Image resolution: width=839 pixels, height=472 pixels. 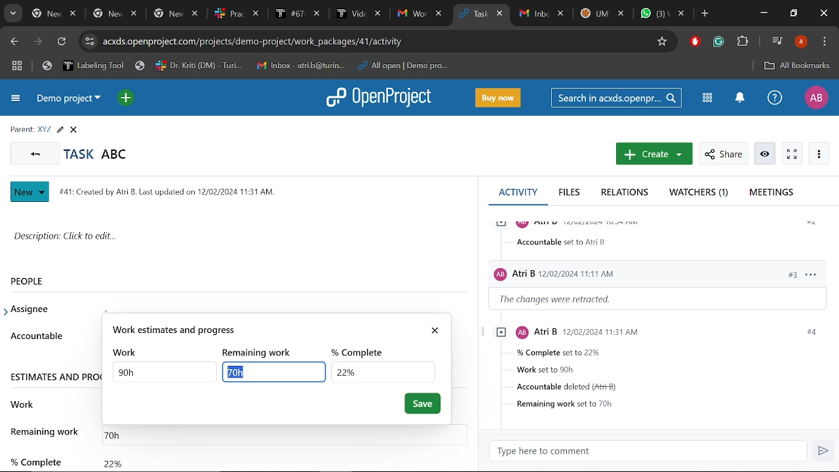 What do you see at coordinates (127, 352) in the screenshot?
I see `work` at bounding box center [127, 352].